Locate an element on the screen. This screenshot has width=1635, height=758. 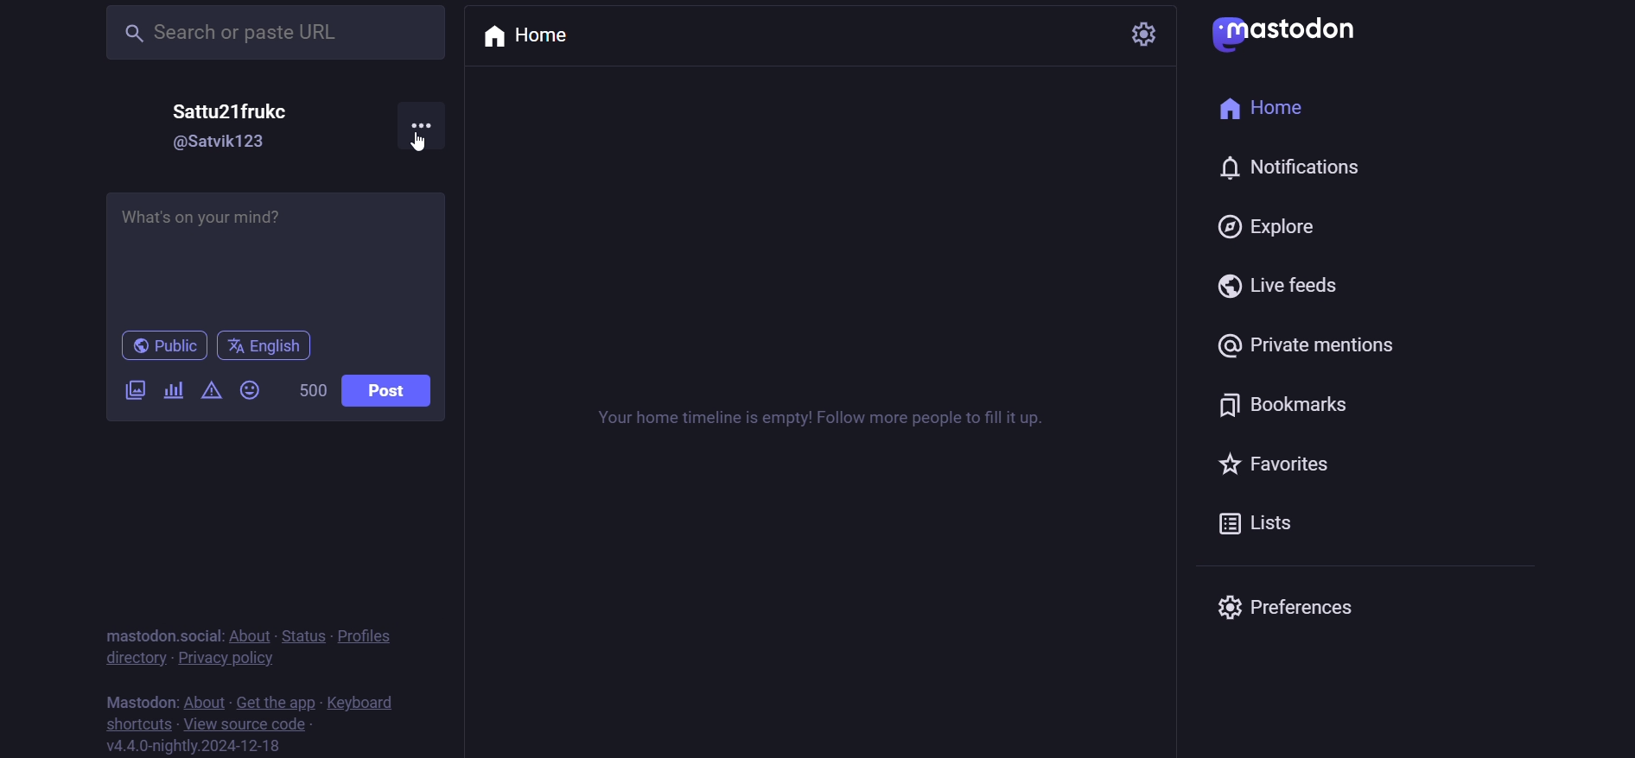
status is located at coordinates (301, 632).